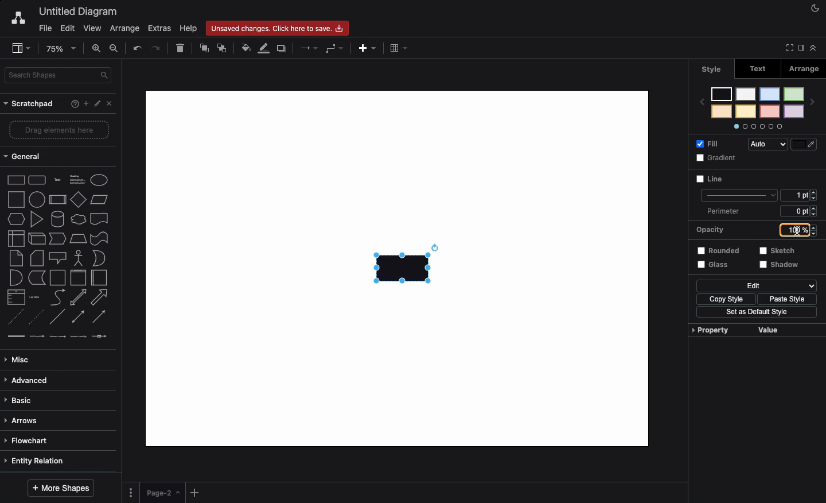 The width and height of the screenshot is (826, 503). I want to click on Gradient, so click(714, 159).